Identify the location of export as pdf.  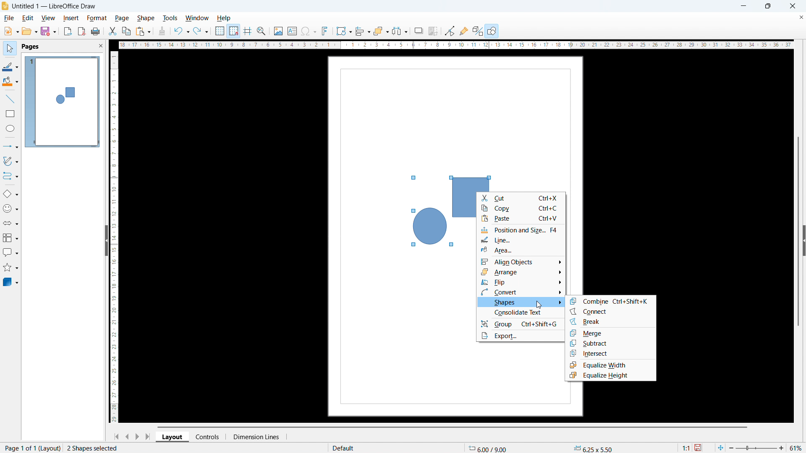
(82, 31).